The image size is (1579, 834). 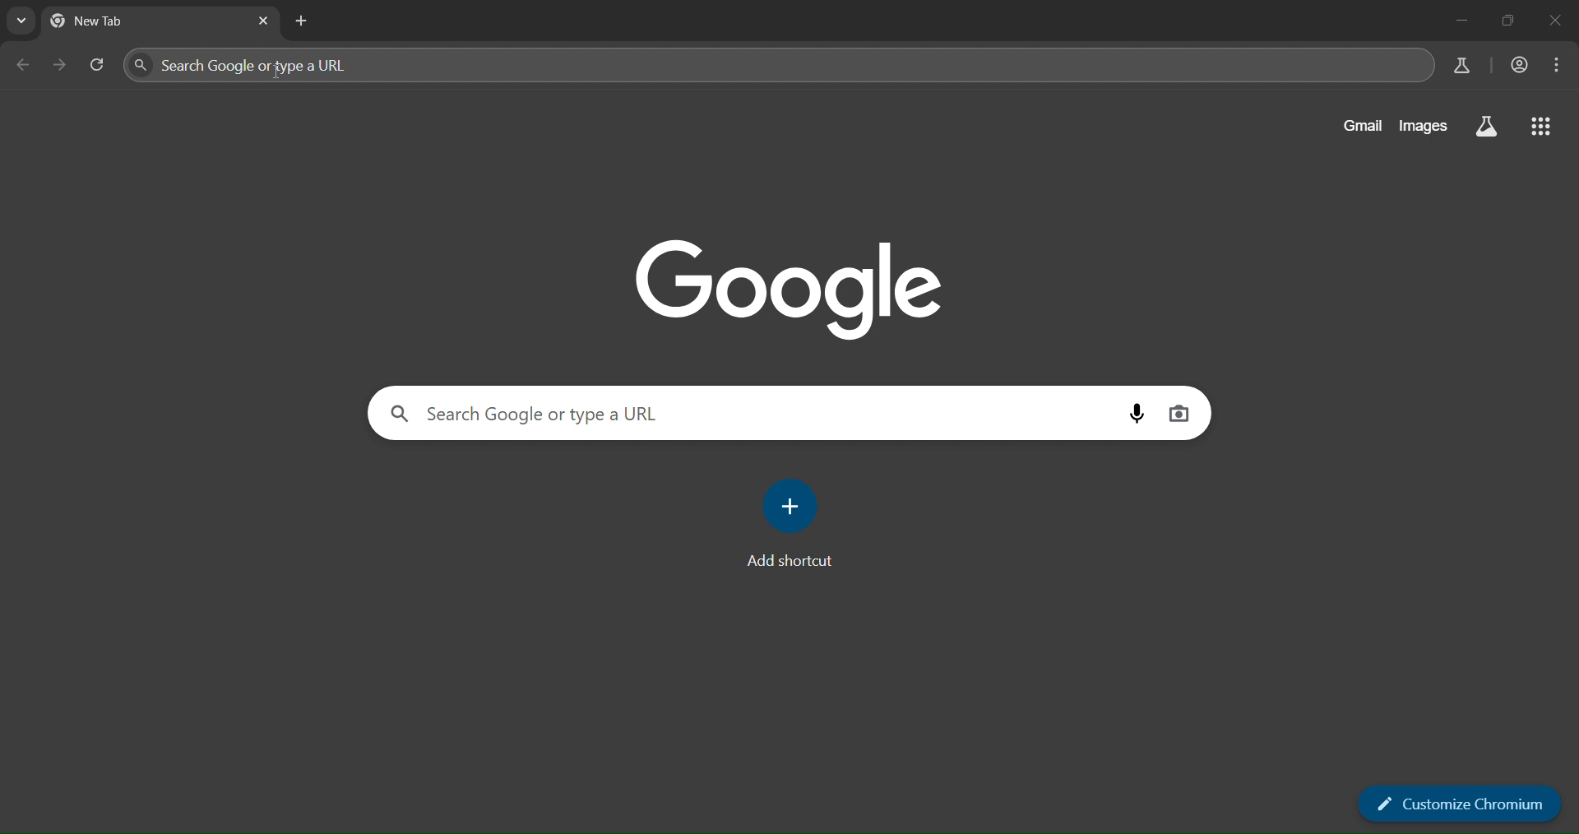 What do you see at coordinates (23, 22) in the screenshot?
I see `search tabs` at bounding box center [23, 22].